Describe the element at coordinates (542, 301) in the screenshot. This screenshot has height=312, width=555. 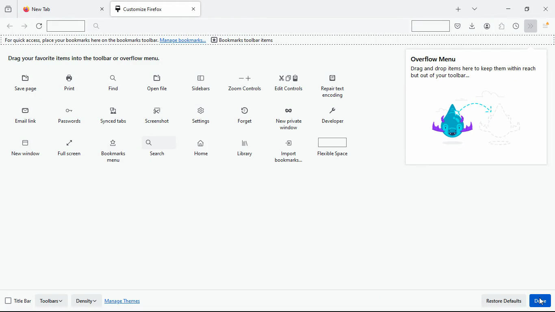
I see `Cursor` at that location.